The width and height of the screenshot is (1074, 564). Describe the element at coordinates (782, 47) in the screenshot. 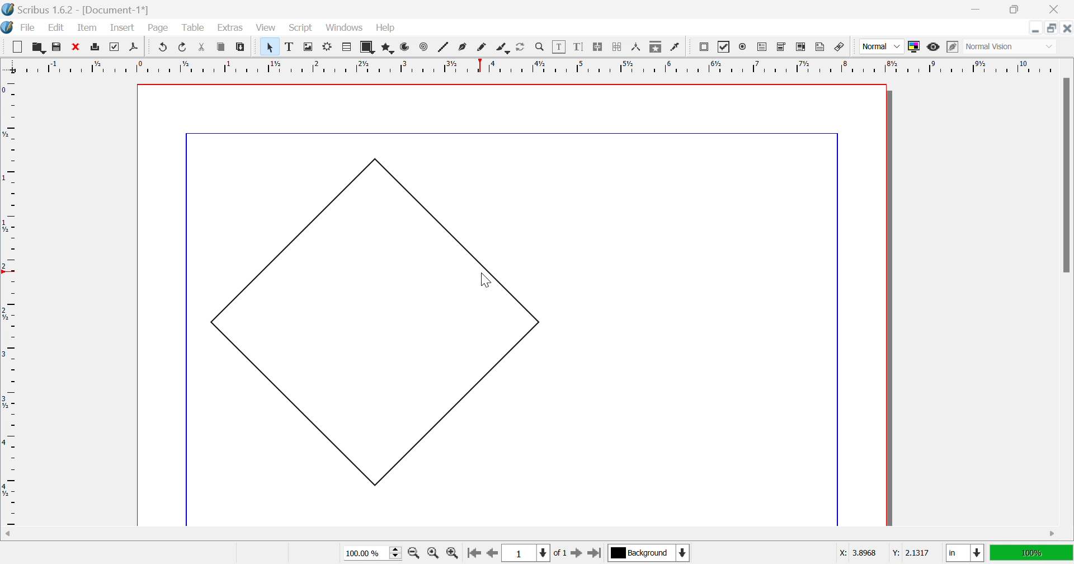

I see `PDF combo box` at that location.